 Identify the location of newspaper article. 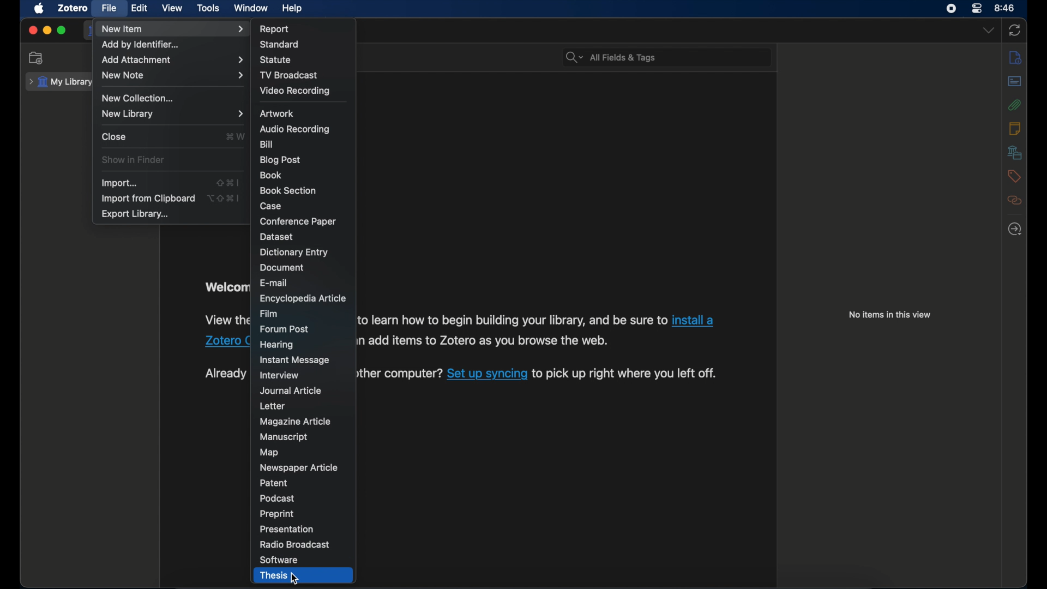
(299, 467).